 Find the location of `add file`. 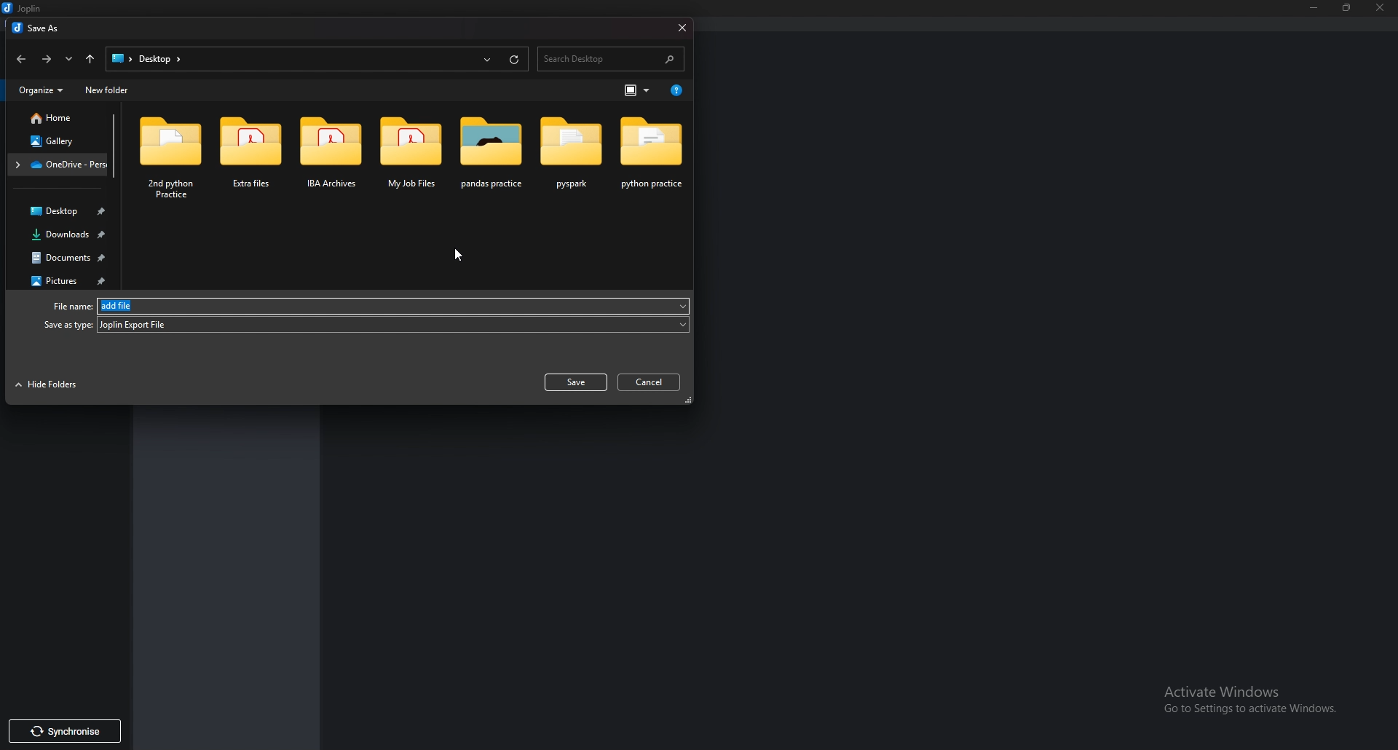

add file is located at coordinates (396, 305).